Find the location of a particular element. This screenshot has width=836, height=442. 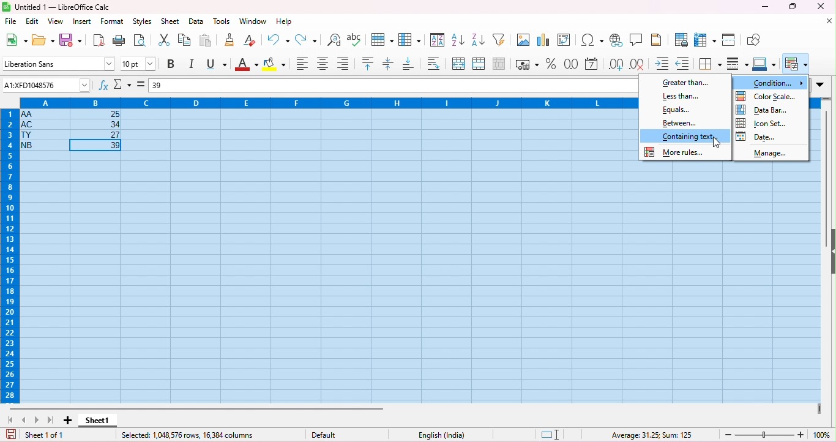

less than is located at coordinates (687, 97).